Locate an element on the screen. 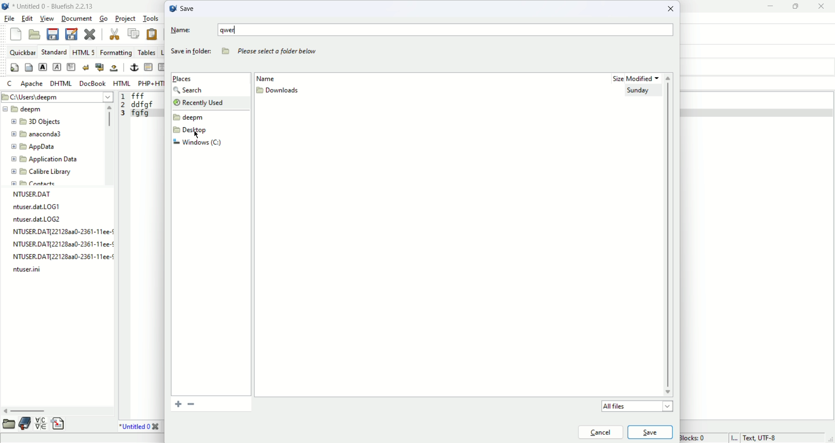 This screenshot has width=835, height=443. save is located at coordinates (182, 8).